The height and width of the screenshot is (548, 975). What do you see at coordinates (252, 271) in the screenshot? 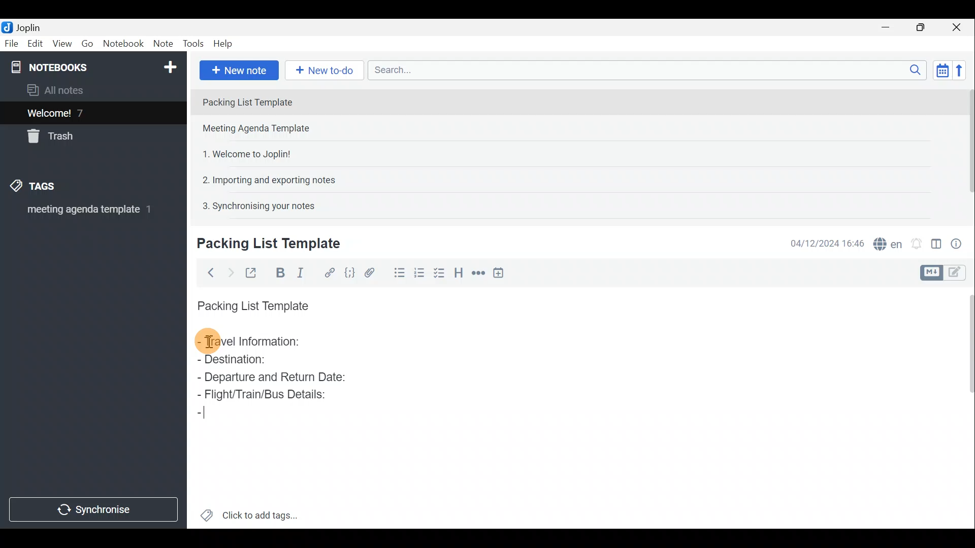
I see `Toggle external editing` at bounding box center [252, 271].